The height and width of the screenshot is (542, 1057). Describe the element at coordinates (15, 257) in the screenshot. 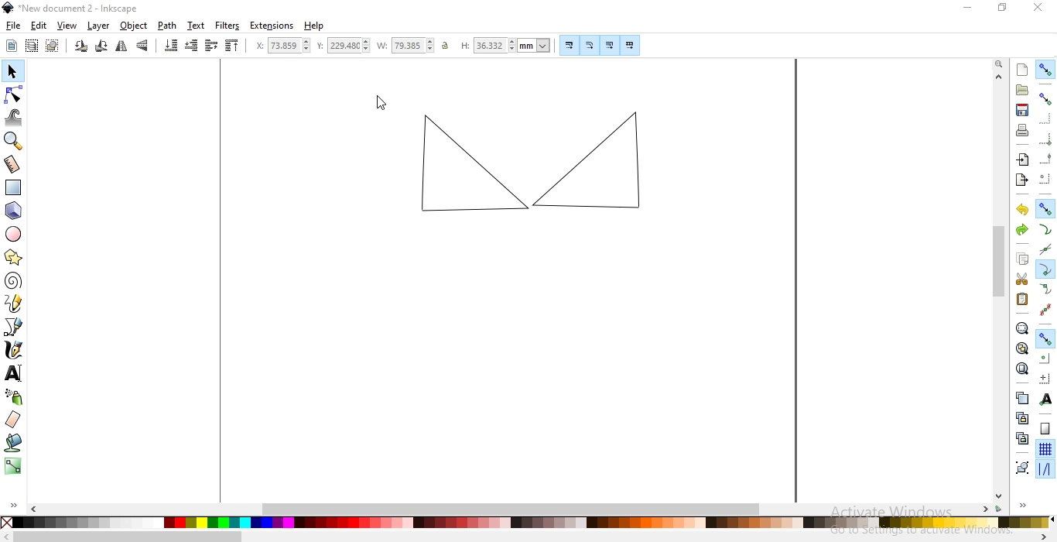

I see `create stars and polygons` at that location.